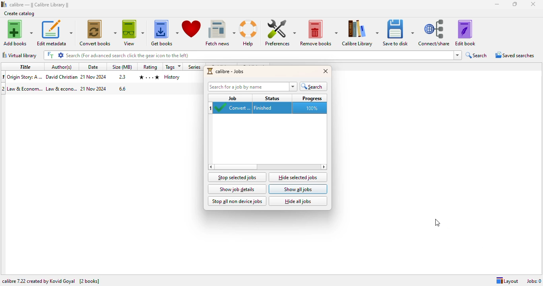 The height and width of the screenshot is (286, 543). Describe the element at coordinates (192, 29) in the screenshot. I see `donate to support calibre` at that location.